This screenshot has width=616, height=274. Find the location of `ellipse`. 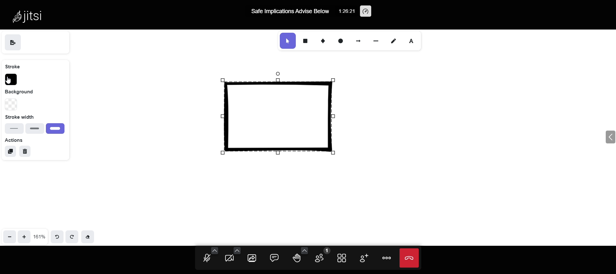

ellipse is located at coordinates (339, 40).